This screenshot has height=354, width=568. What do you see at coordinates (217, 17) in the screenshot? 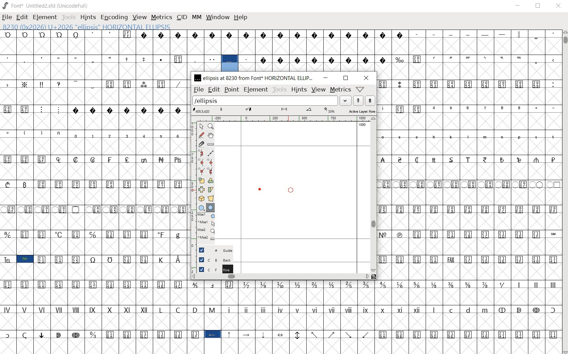
I see `WINDOW` at bounding box center [217, 17].